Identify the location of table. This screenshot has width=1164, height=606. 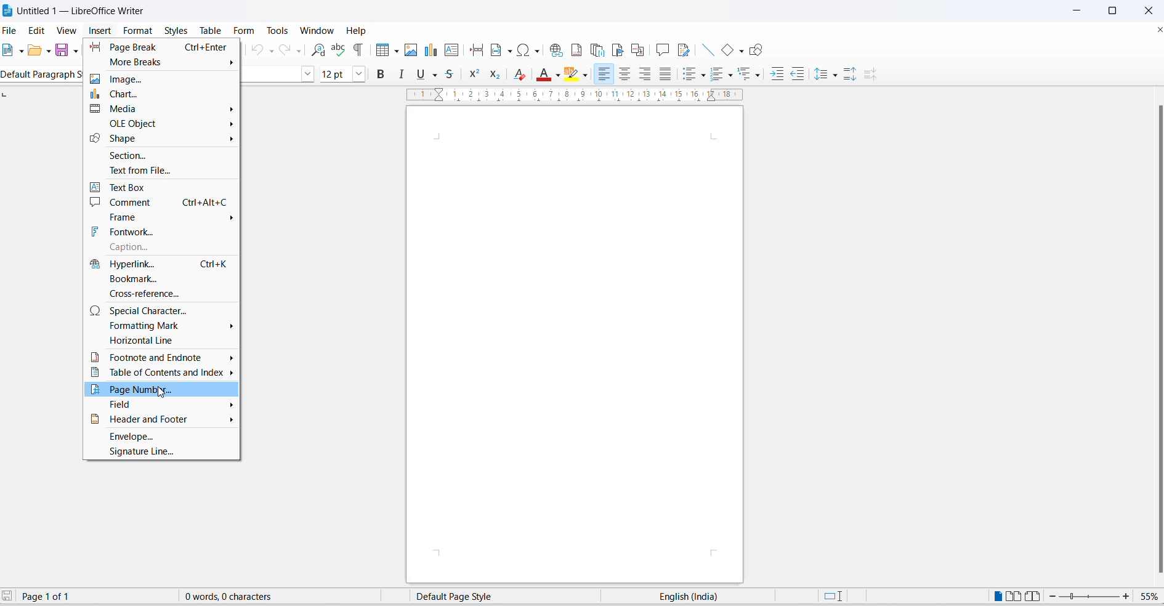
(210, 30).